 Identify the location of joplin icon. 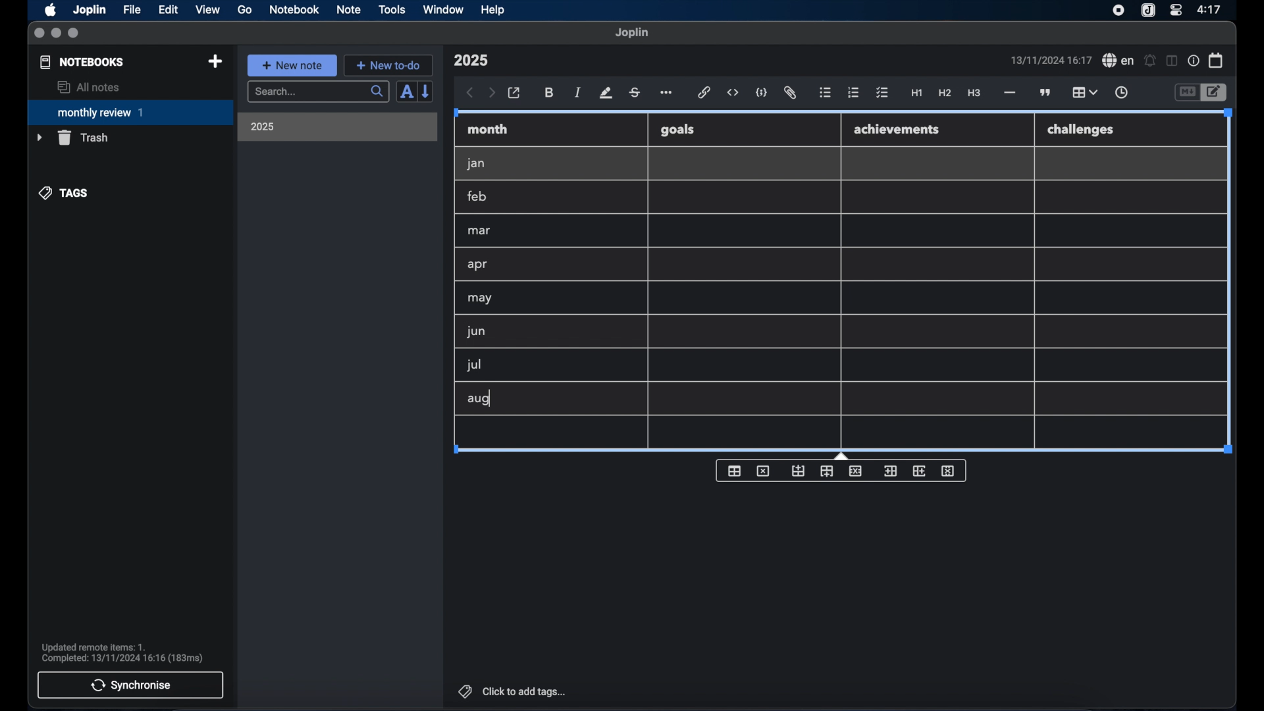
(1147, 11).